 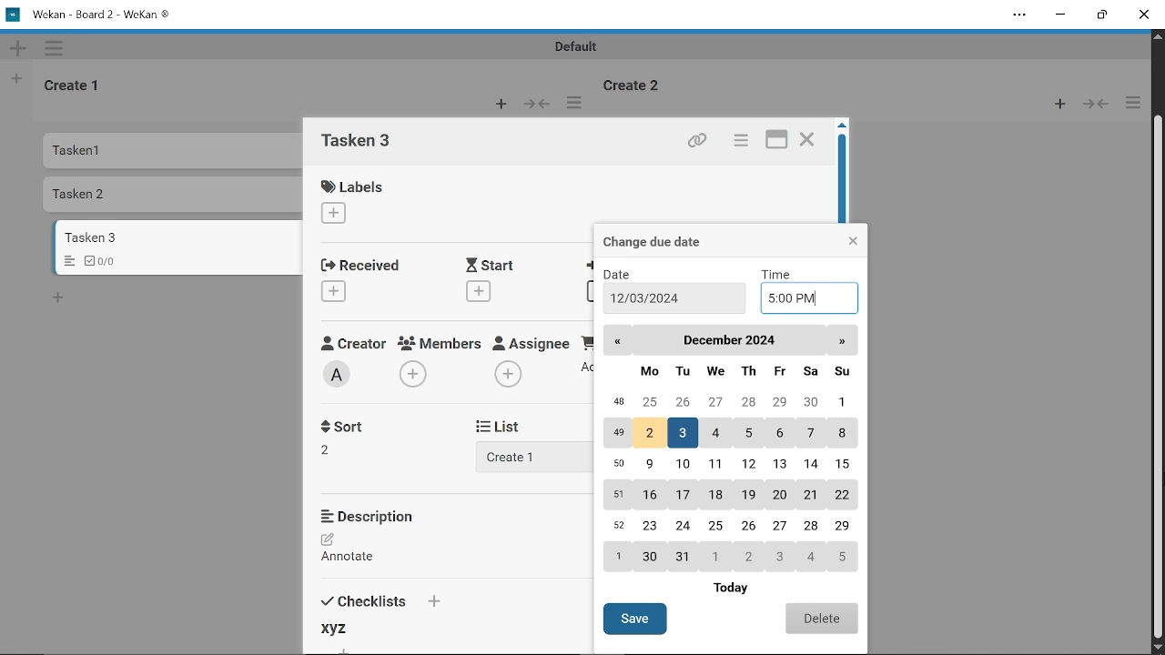 I want to click on Menu, so click(x=69, y=262).